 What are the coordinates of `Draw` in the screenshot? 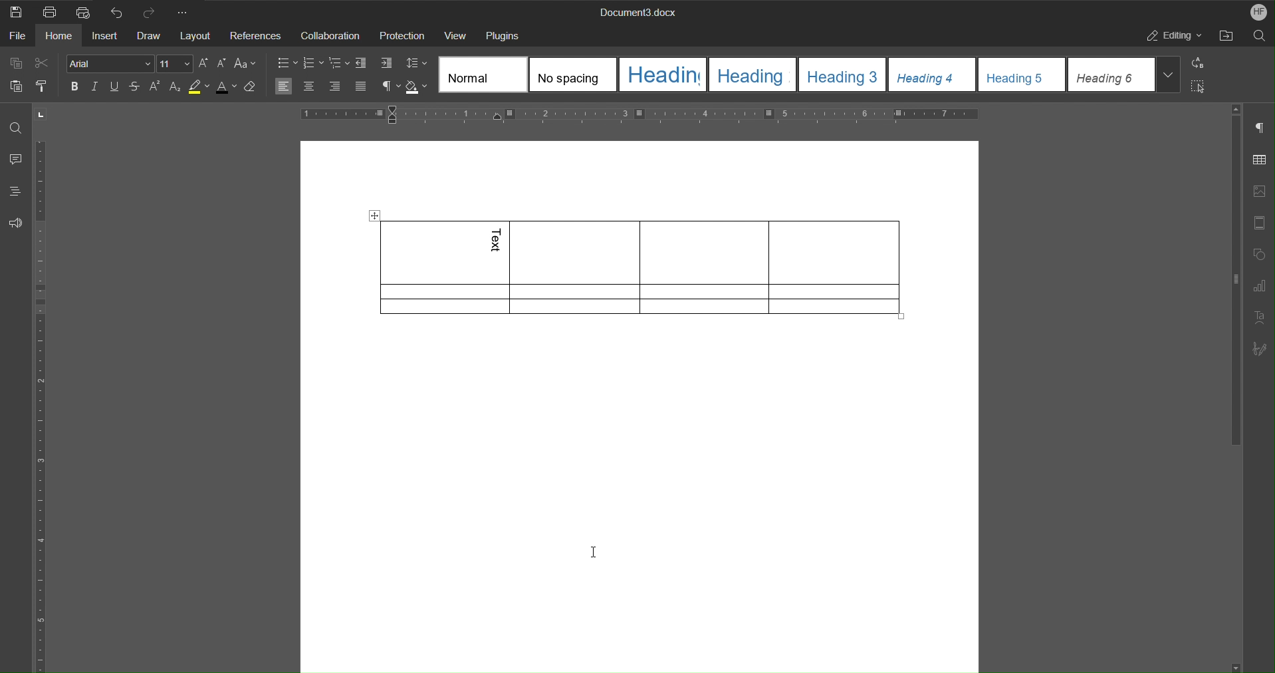 It's located at (150, 35).